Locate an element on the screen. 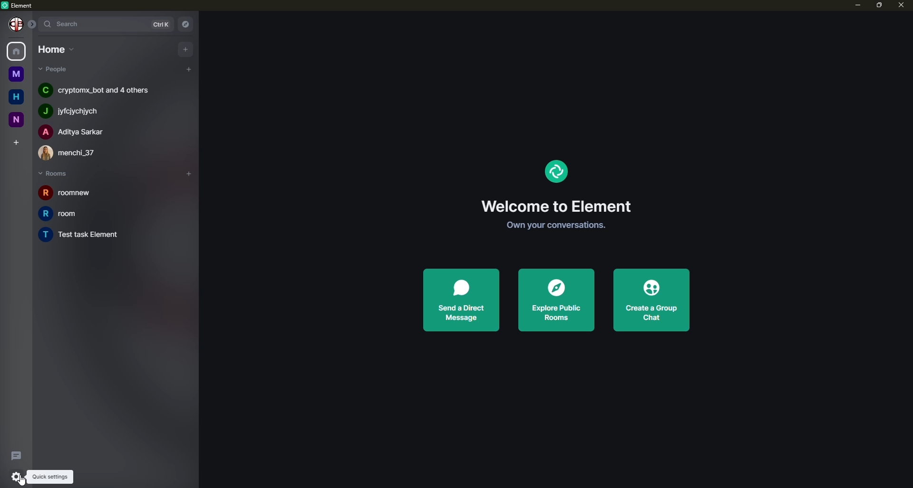  element is located at coordinates (555, 171).